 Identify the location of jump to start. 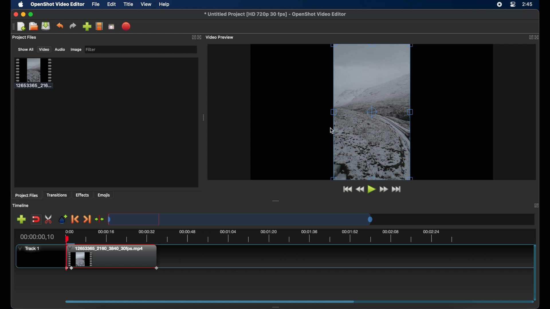
(347, 189).